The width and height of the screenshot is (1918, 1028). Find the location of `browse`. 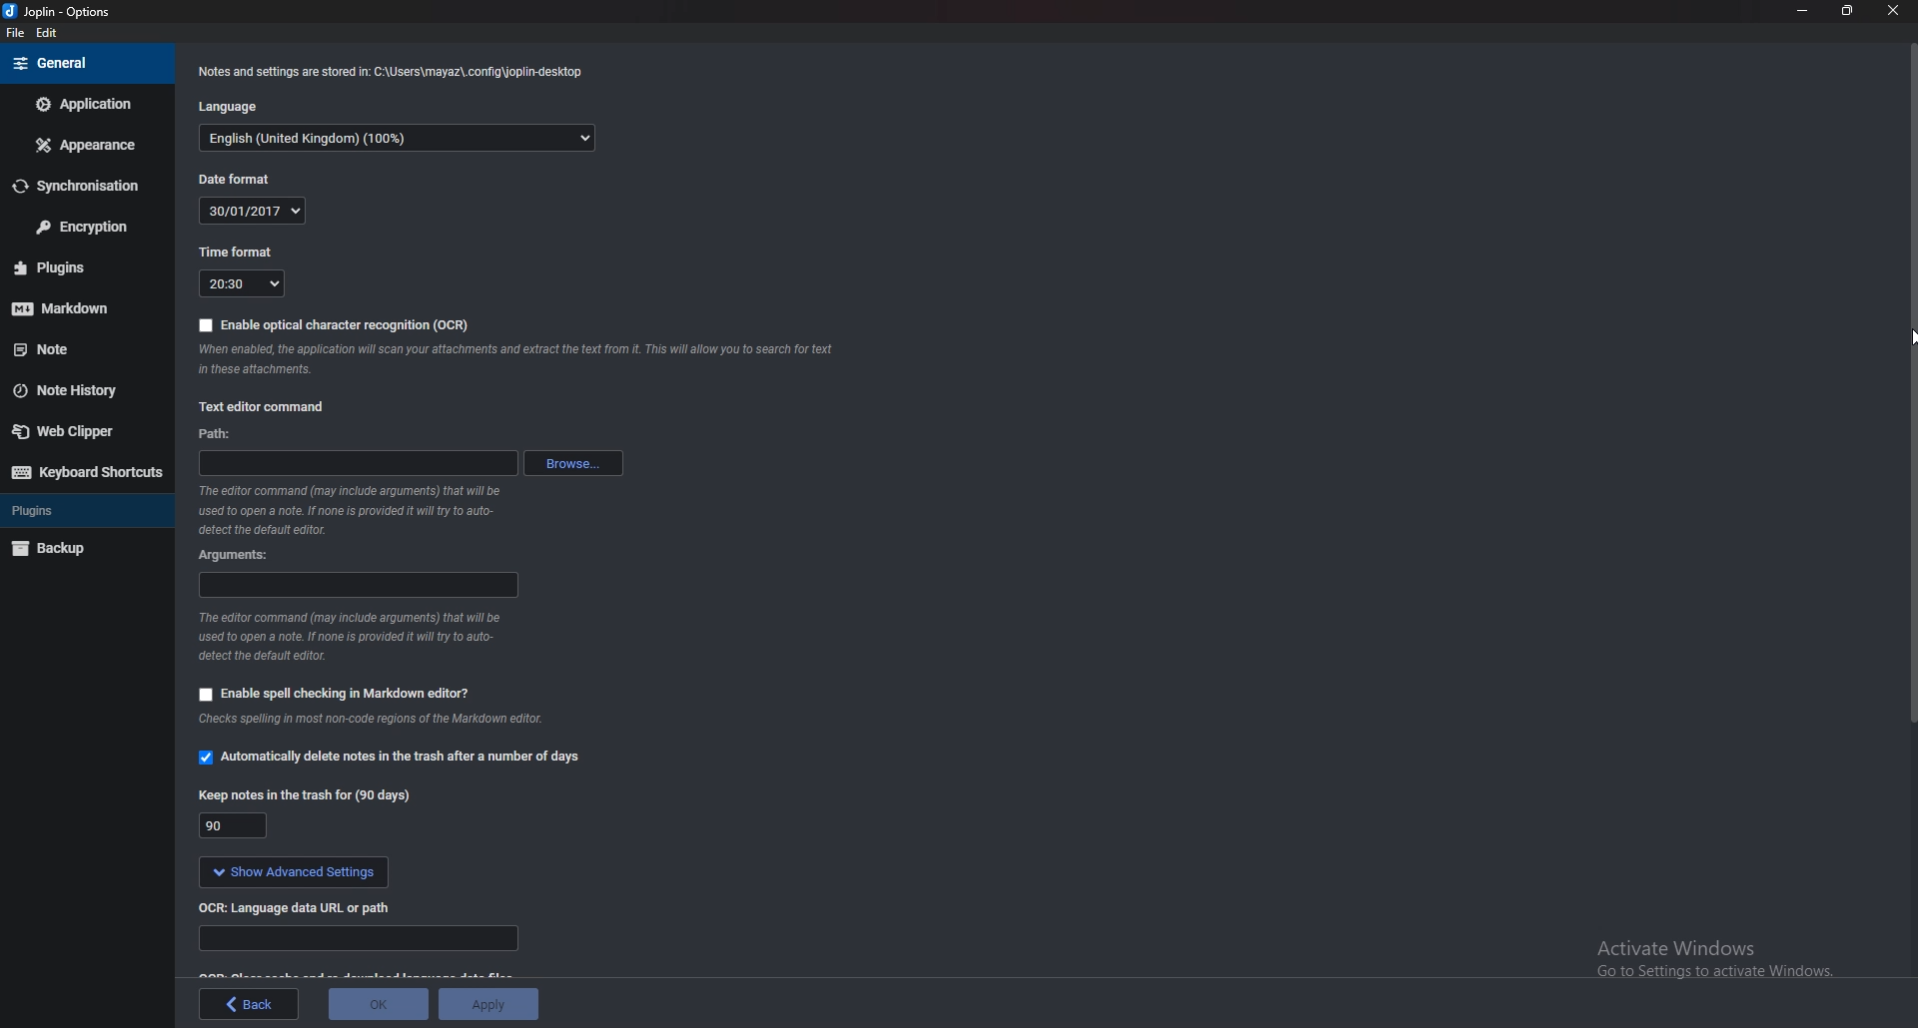

browse is located at coordinates (573, 464).